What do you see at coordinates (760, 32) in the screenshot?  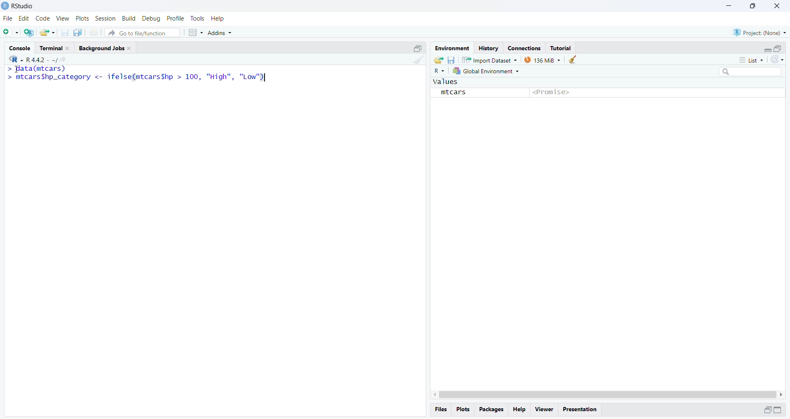 I see `Project (None)` at bounding box center [760, 32].